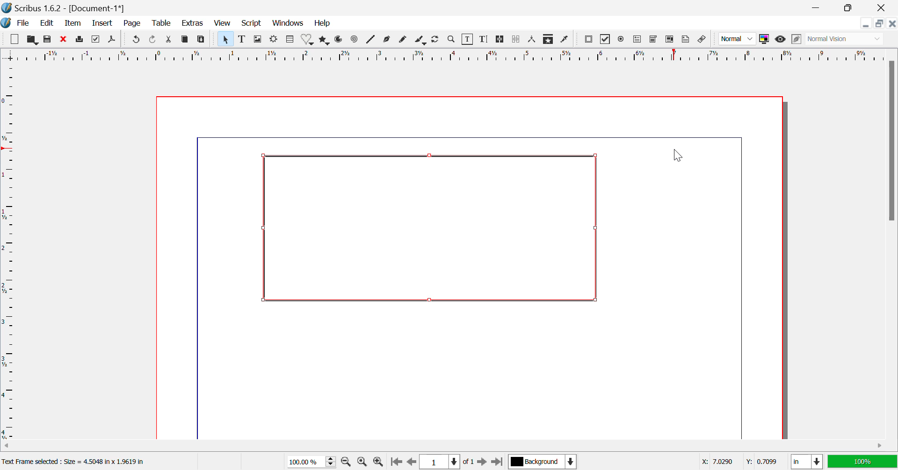 The height and width of the screenshot is (470, 898). Describe the element at coordinates (396, 462) in the screenshot. I see `First Page` at that location.